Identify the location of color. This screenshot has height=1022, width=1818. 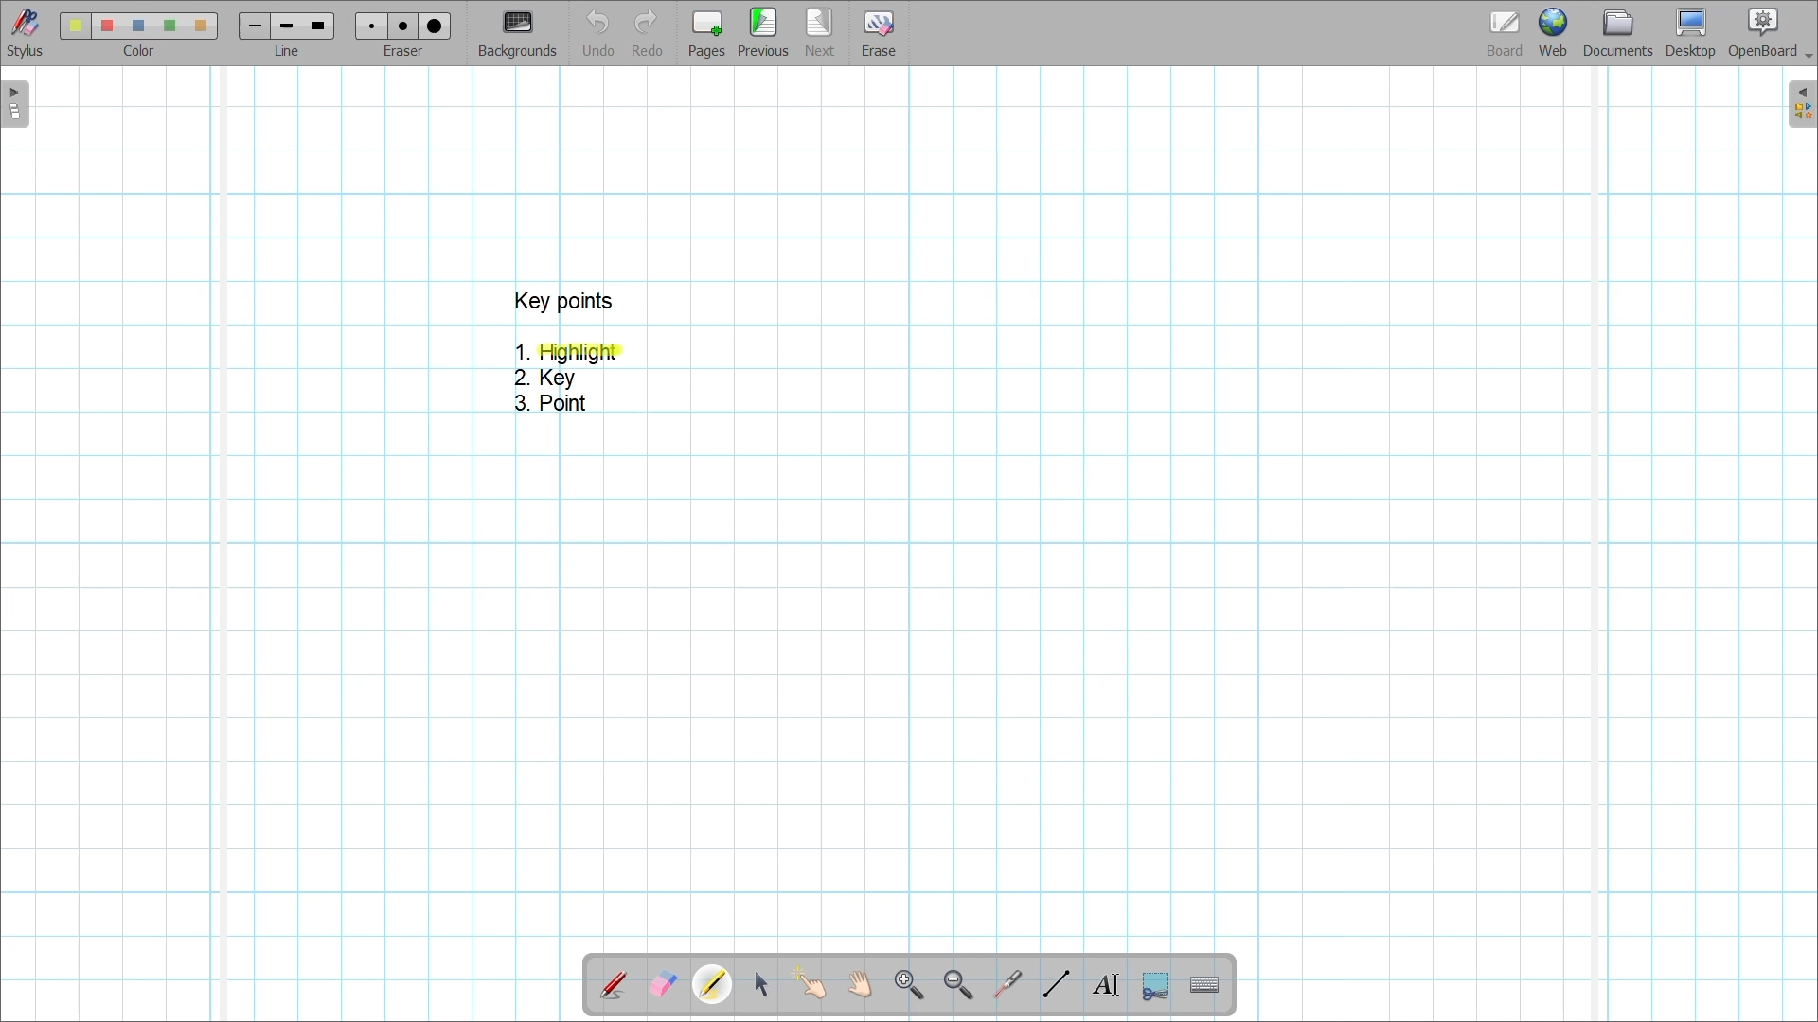
(134, 51).